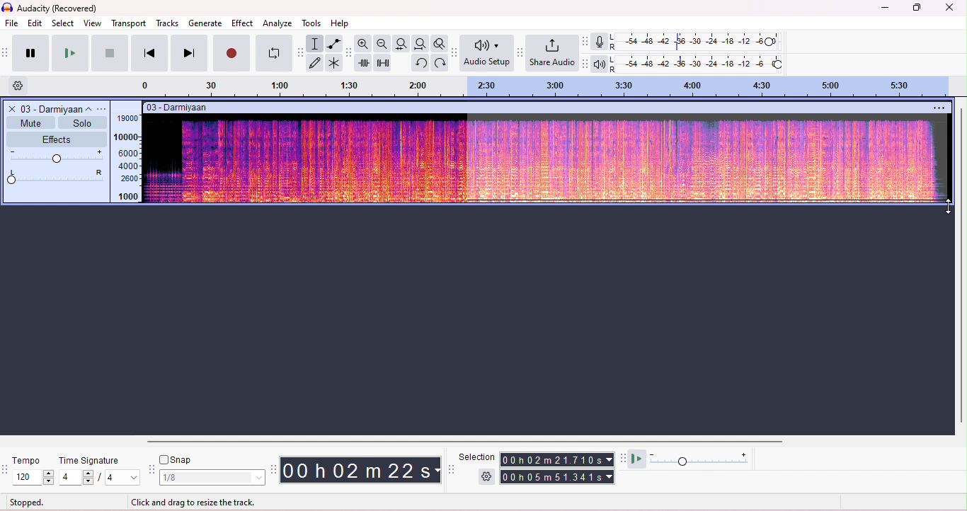  Describe the element at coordinates (167, 23) in the screenshot. I see `tracks` at that location.